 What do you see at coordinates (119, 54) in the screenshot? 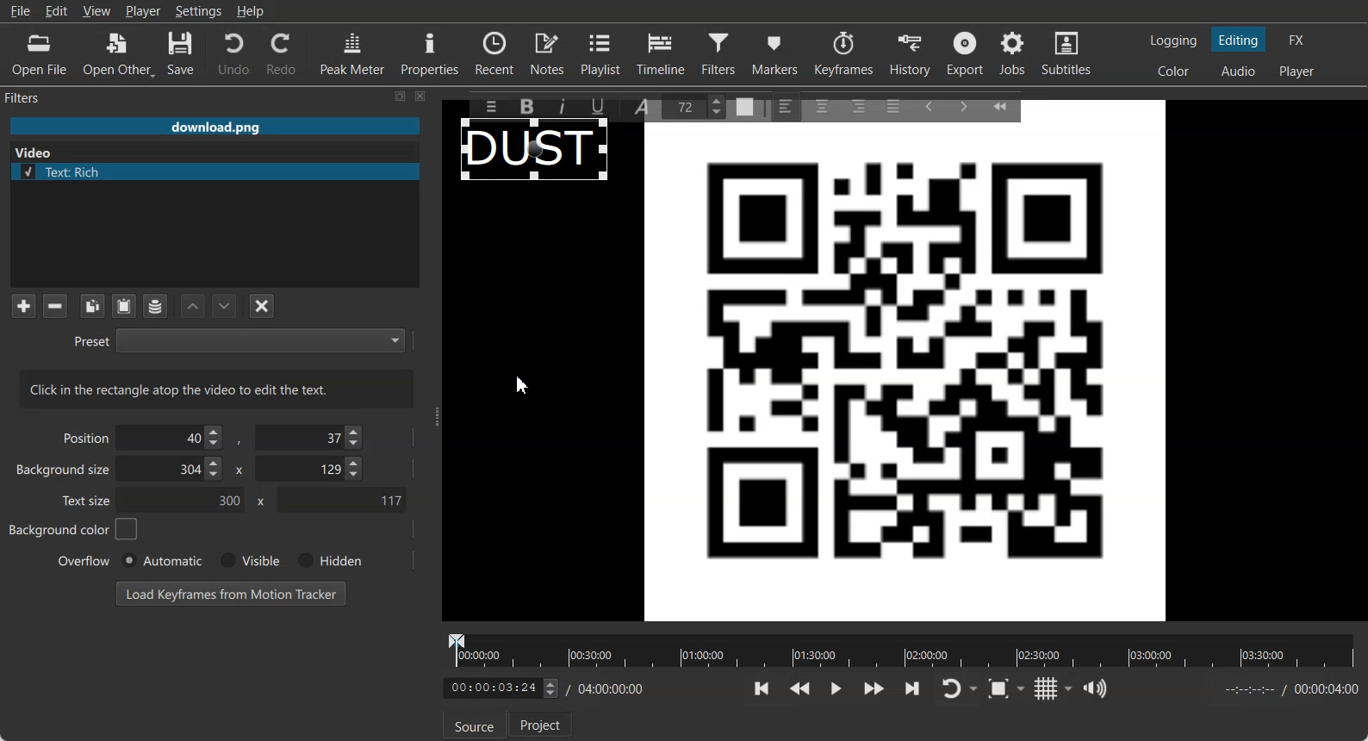
I see `Open Other` at bounding box center [119, 54].